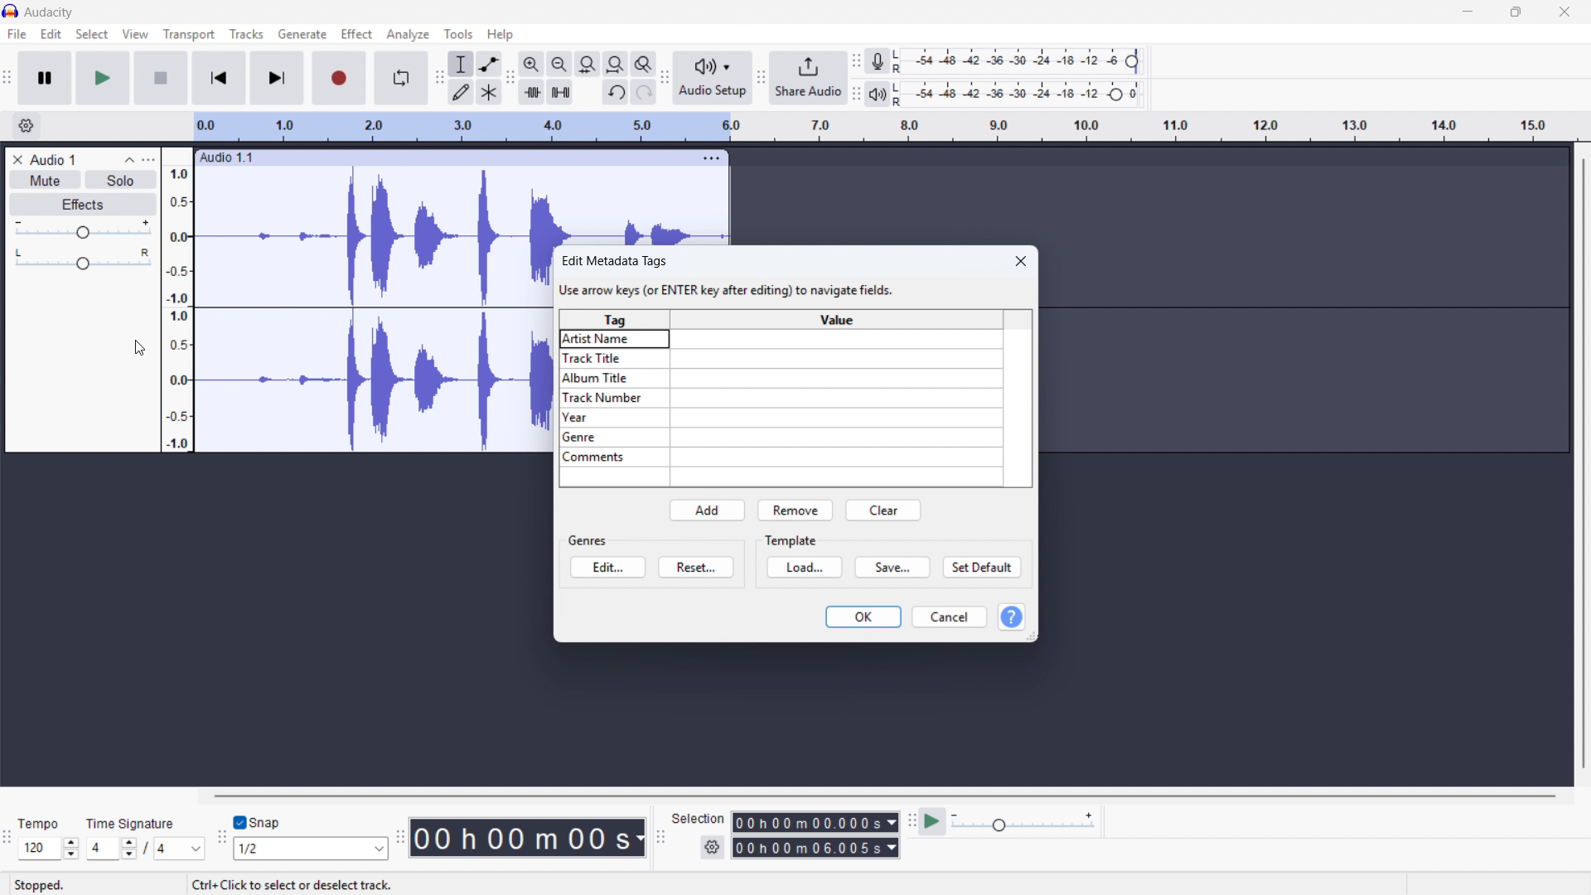 This screenshot has width=1591, height=895. Describe the element at coordinates (148, 159) in the screenshot. I see `traack control panel menu` at that location.